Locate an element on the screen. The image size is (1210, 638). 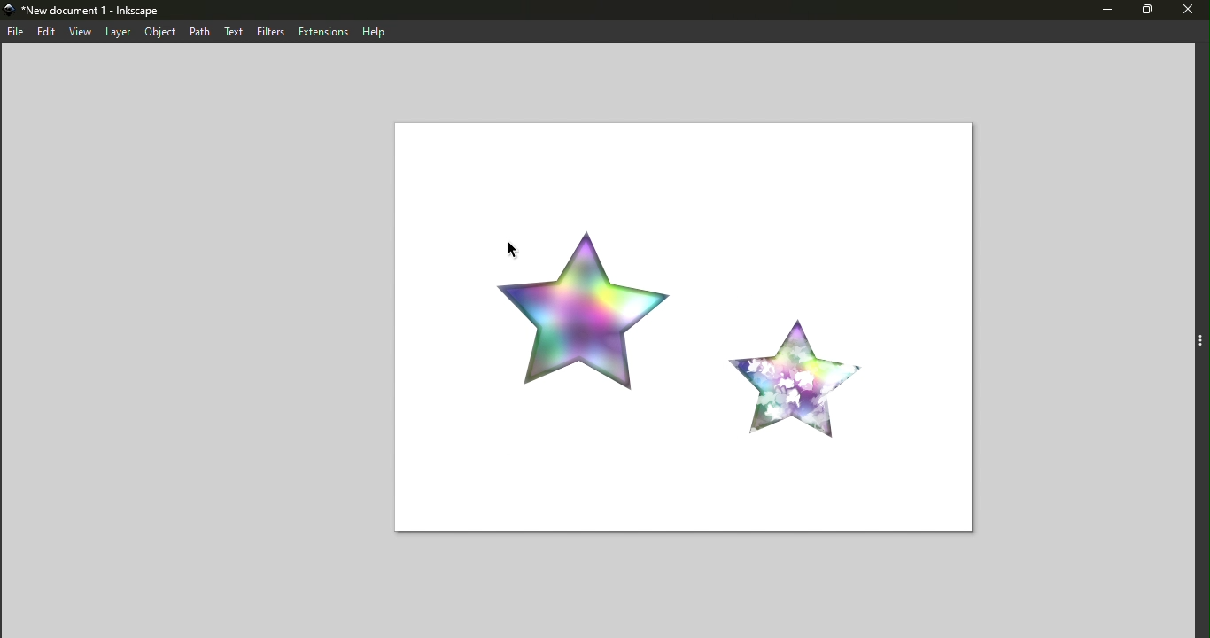
edit is located at coordinates (44, 33).